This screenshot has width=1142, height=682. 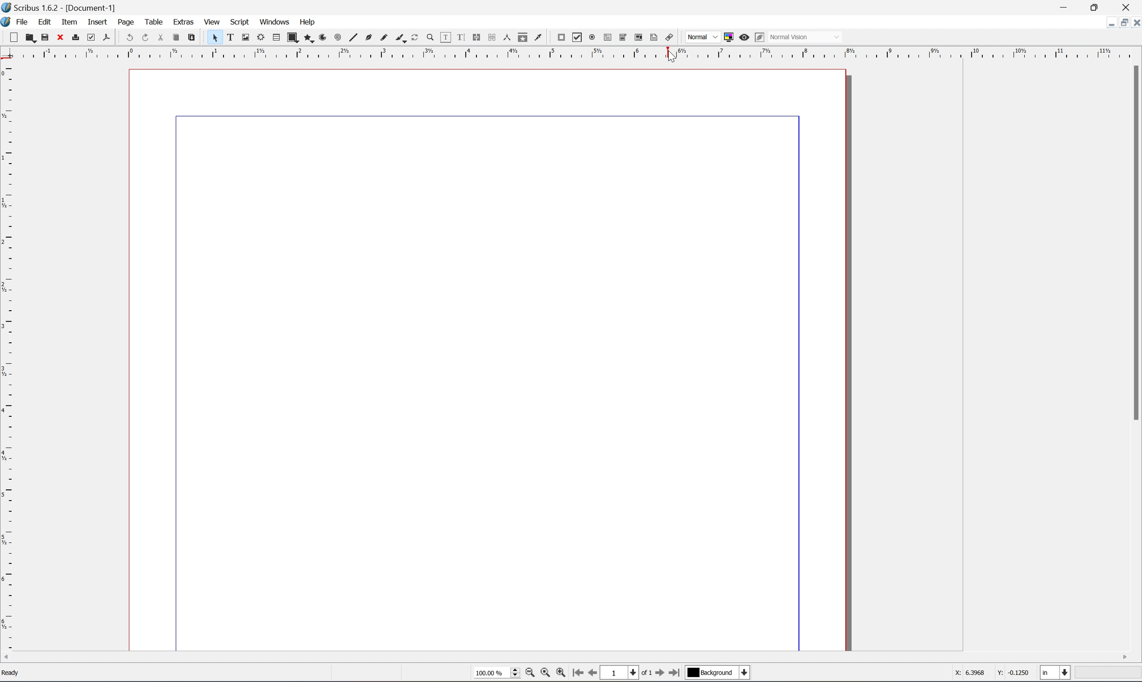 I want to click on edit text with story editor, so click(x=461, y=38).